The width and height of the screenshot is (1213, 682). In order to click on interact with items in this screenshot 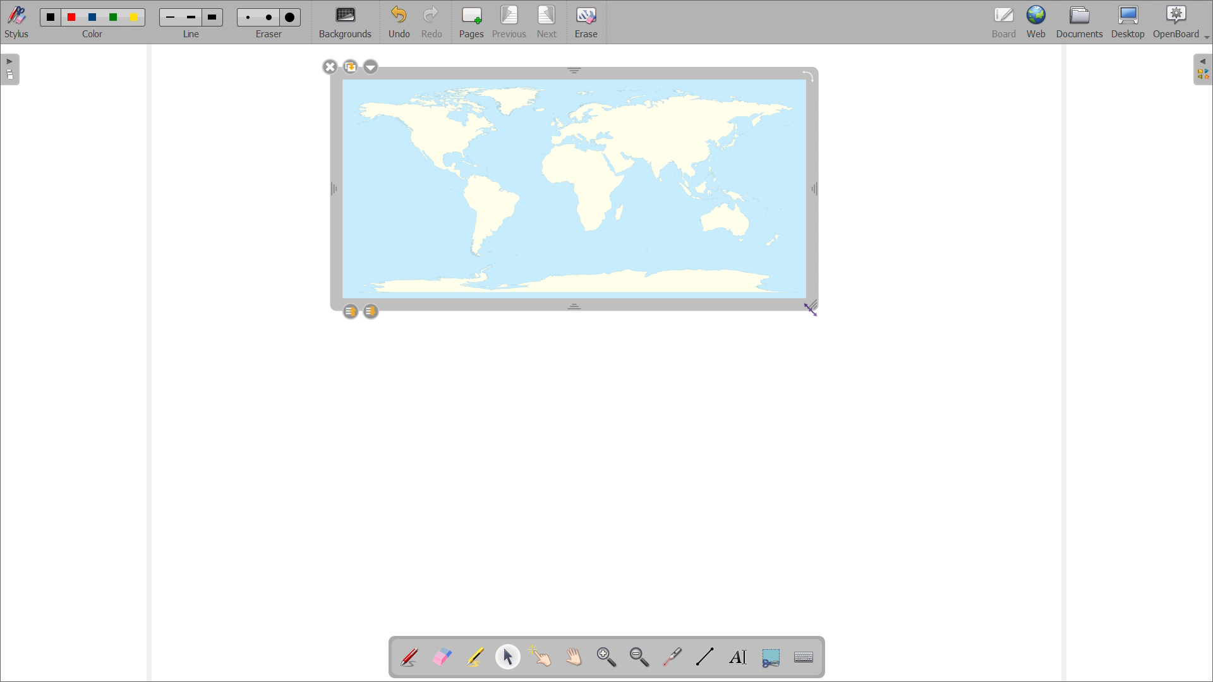, I will do `click(541, 657)`.